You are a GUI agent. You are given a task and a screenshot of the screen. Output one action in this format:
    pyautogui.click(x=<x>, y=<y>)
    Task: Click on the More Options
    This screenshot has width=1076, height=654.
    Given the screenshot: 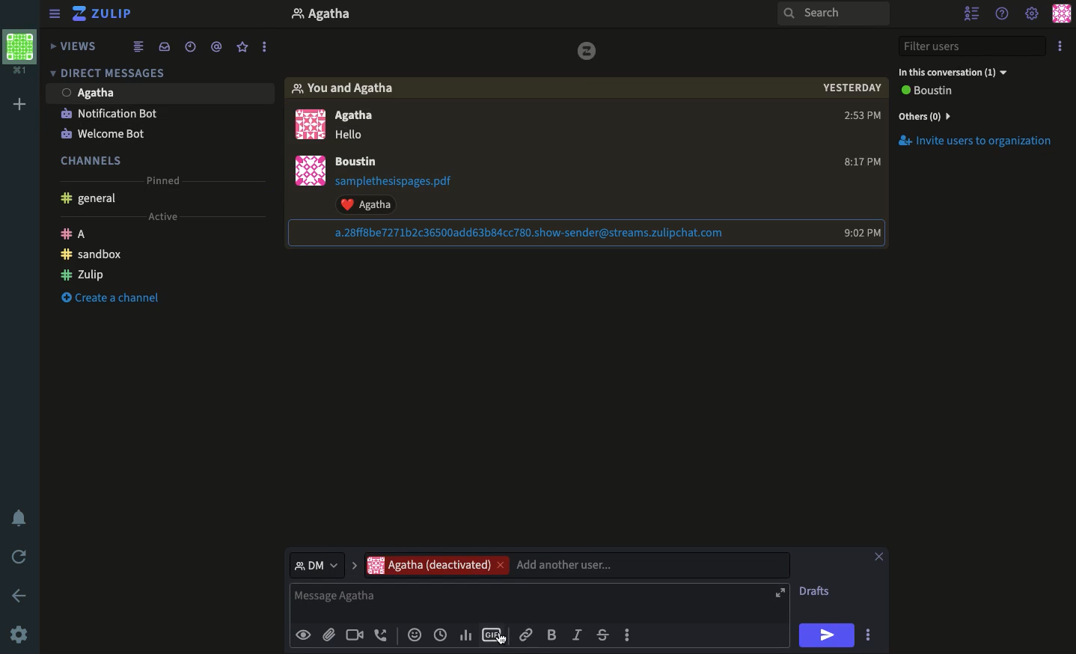 What is the action you would take?
    pyautogui.click(x=269, y=46)
    